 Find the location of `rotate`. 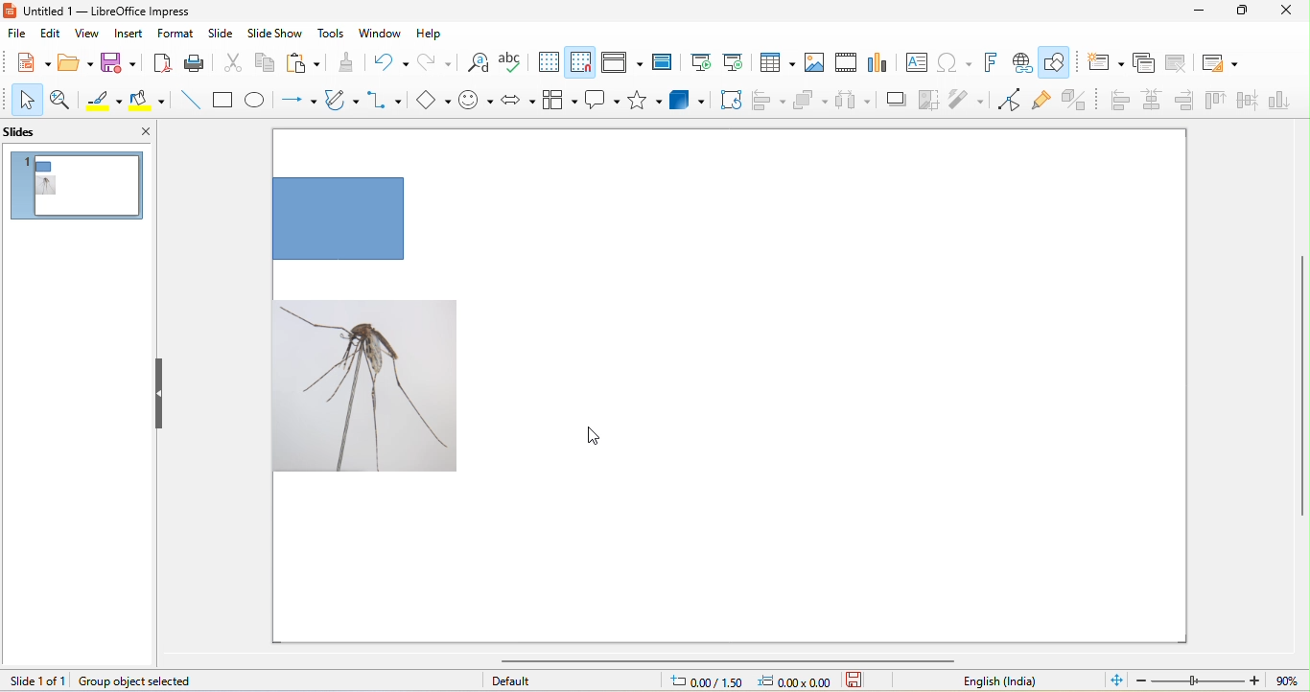

rotate is located at coordinates (731, 102).